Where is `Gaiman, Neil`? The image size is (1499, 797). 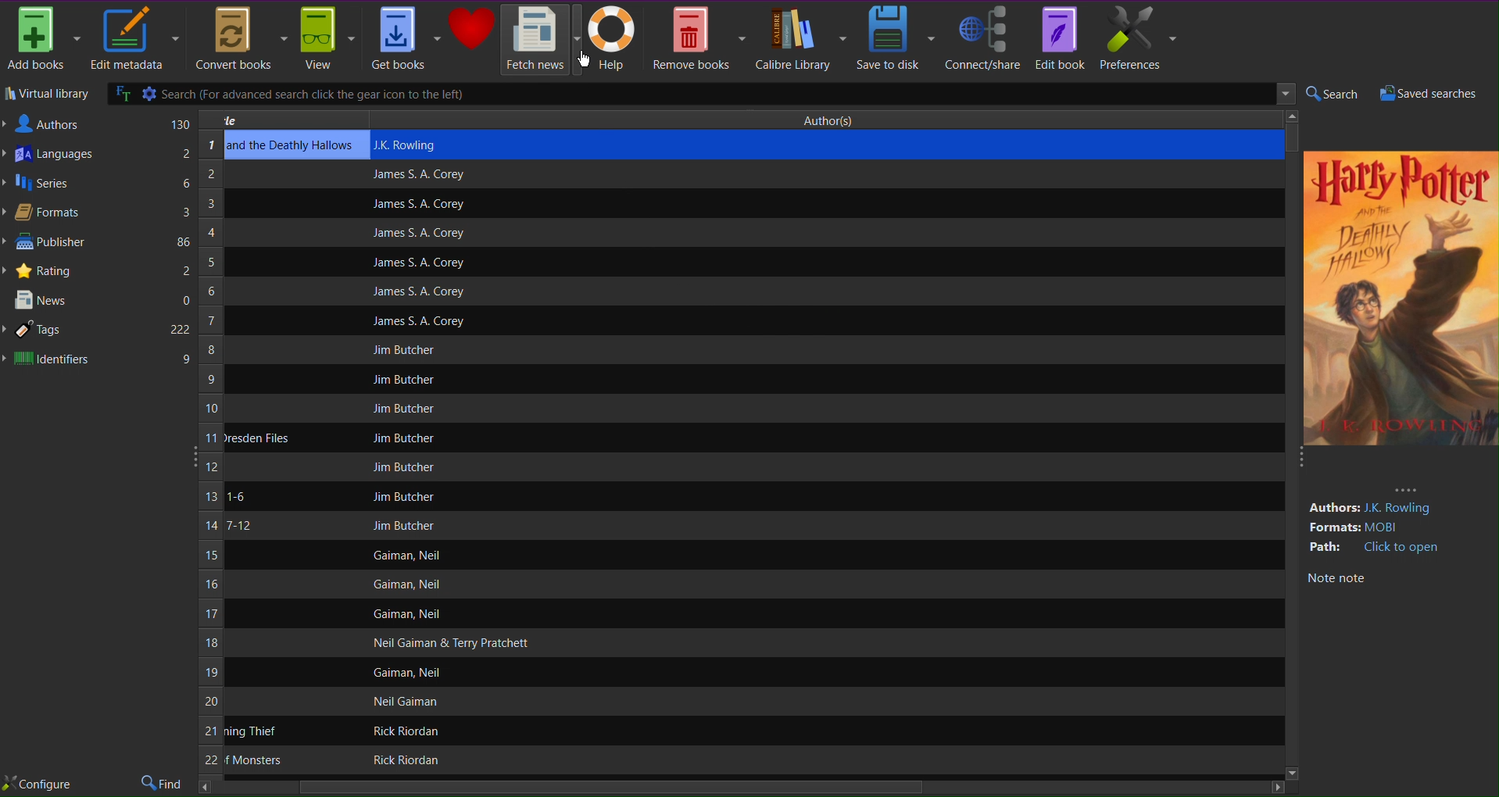
Gaiman, Neil is located at coordinates (413, 672).